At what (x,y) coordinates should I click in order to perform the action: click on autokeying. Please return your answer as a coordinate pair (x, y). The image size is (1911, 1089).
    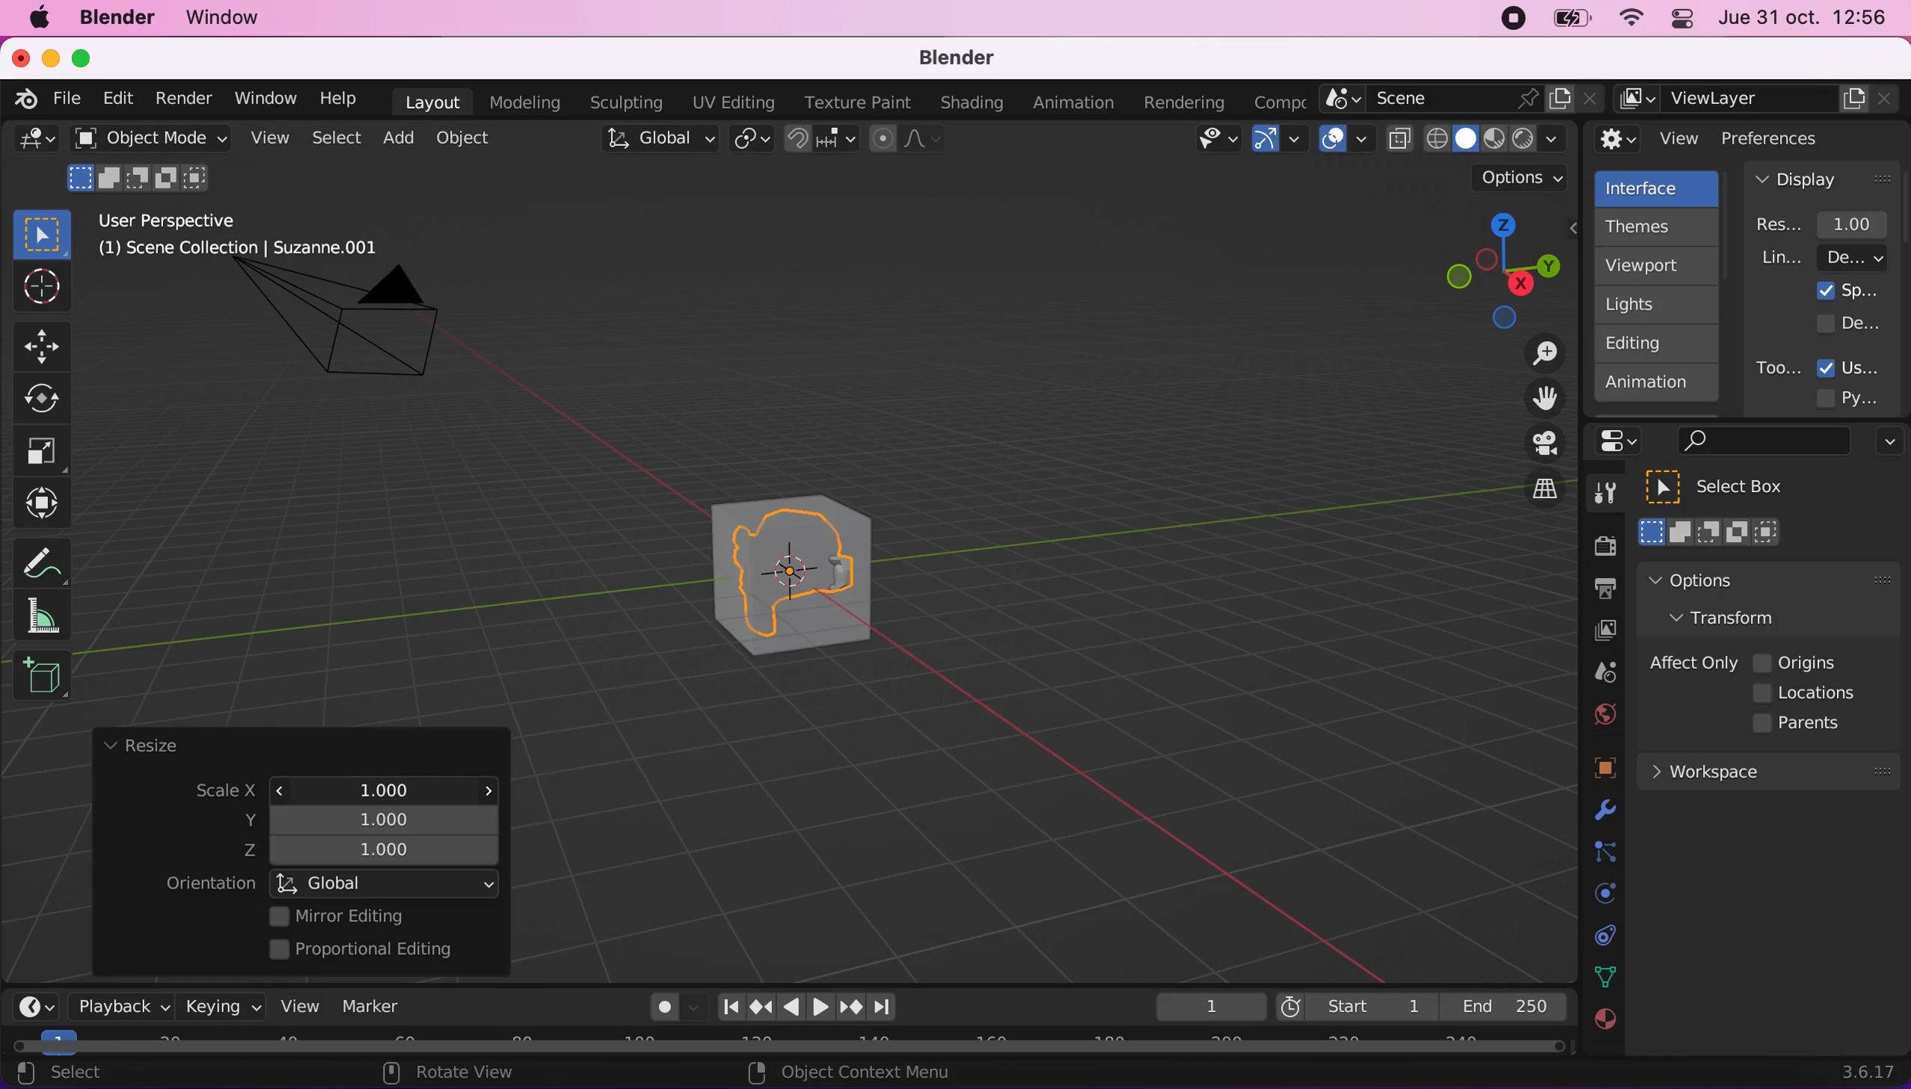
    Looking at the image, I should click on (665, 1011).